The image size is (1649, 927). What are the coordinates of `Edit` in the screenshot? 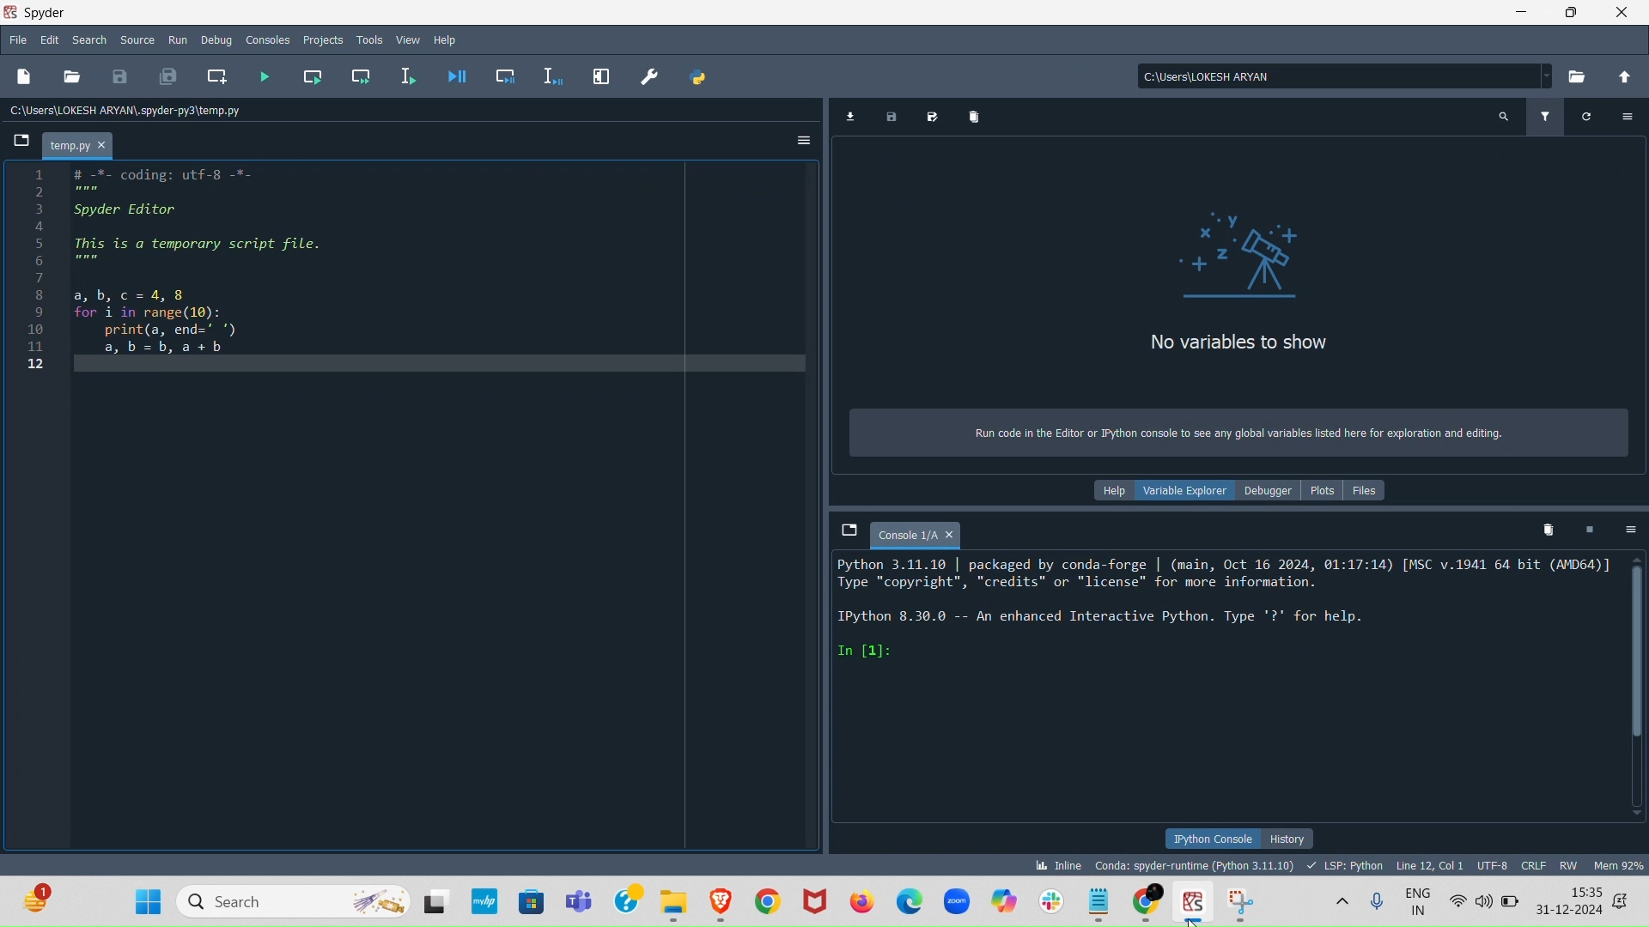 It's located at (48, 37).